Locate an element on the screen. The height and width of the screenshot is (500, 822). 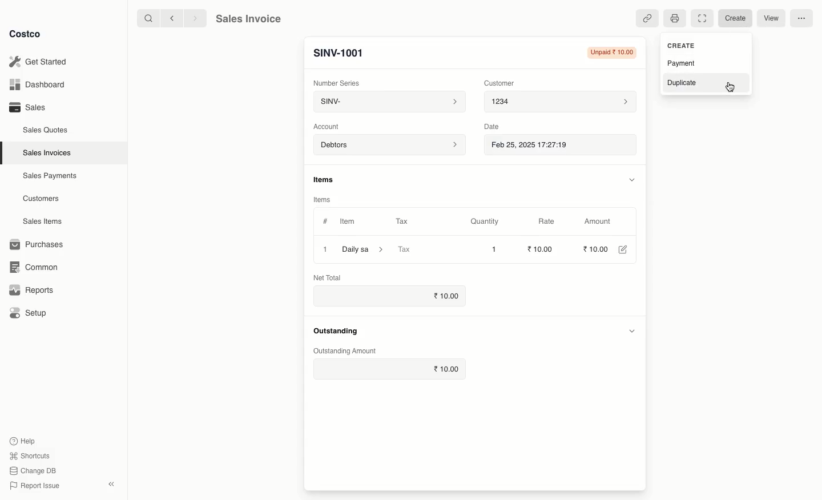
Common is located at coordinates (35, 268).